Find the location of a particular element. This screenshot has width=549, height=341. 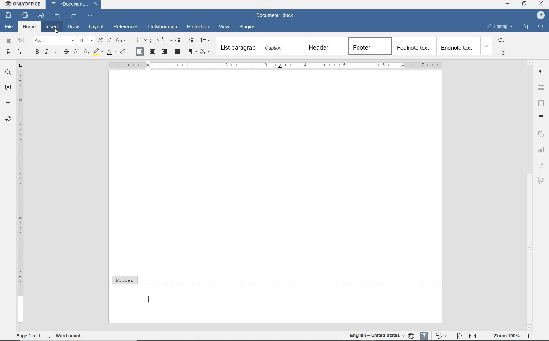

redo is located at coordinates (74, 16).